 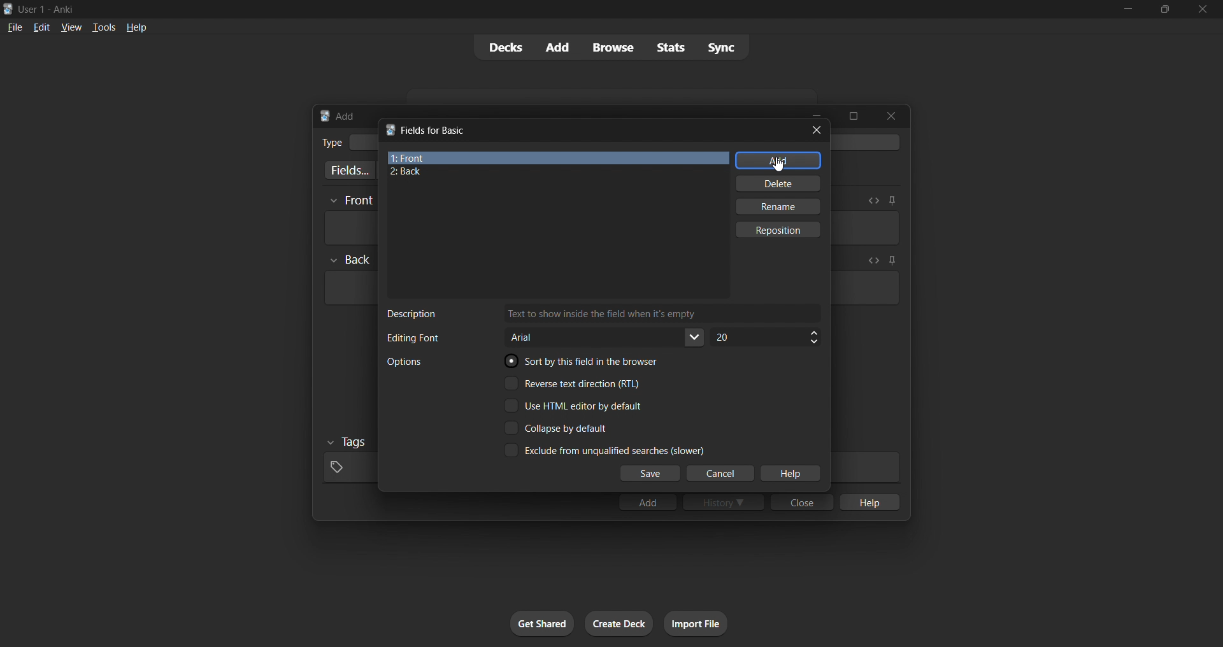 I want to click on help, so click(x=136, y=27).